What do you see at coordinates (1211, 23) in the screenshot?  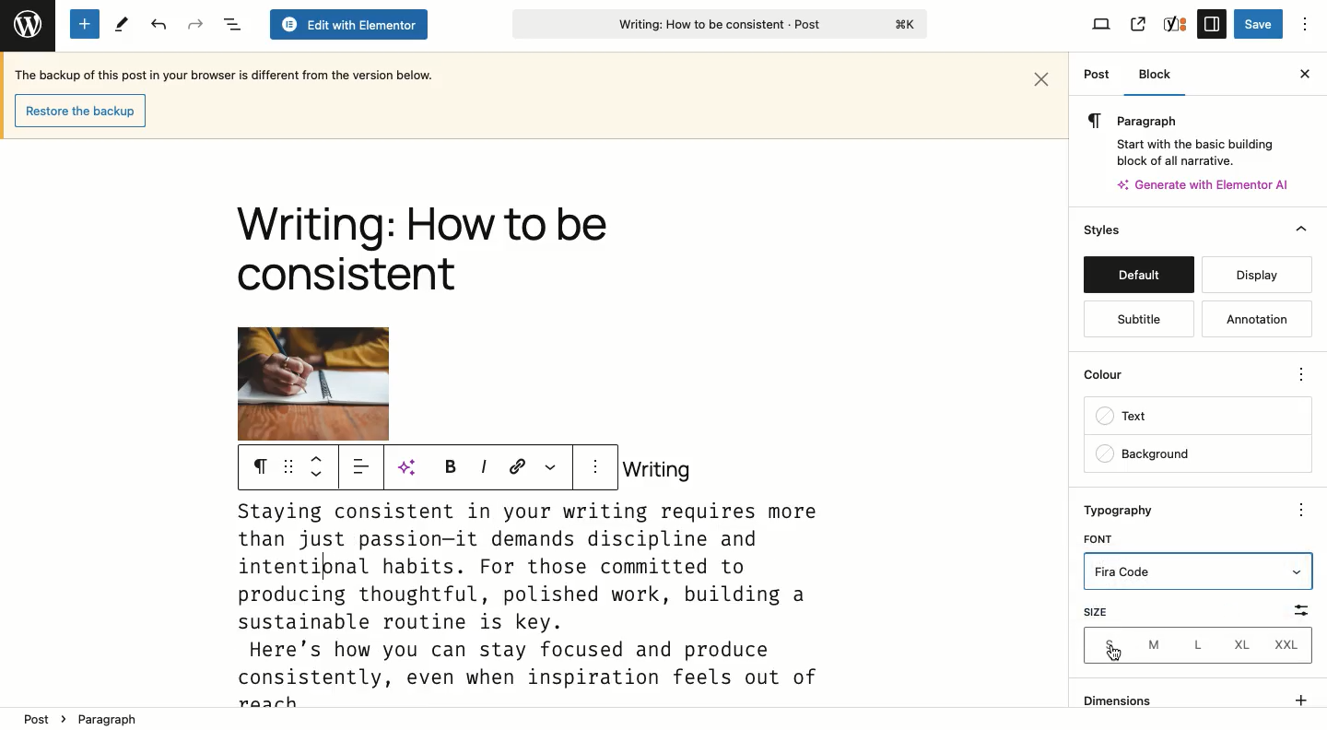 I see `Settings` at bounding box center [1211, 23].